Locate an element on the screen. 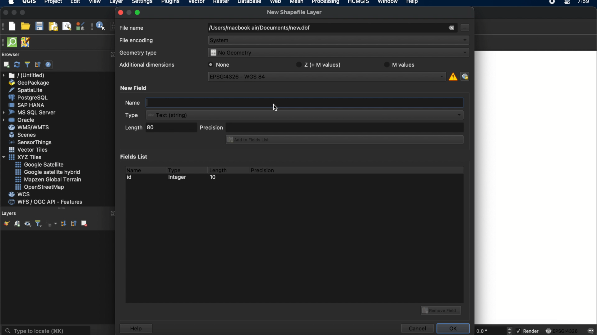 This screenshot has width=597, height=335. toggle buttons is located at coordinates (510, 330).